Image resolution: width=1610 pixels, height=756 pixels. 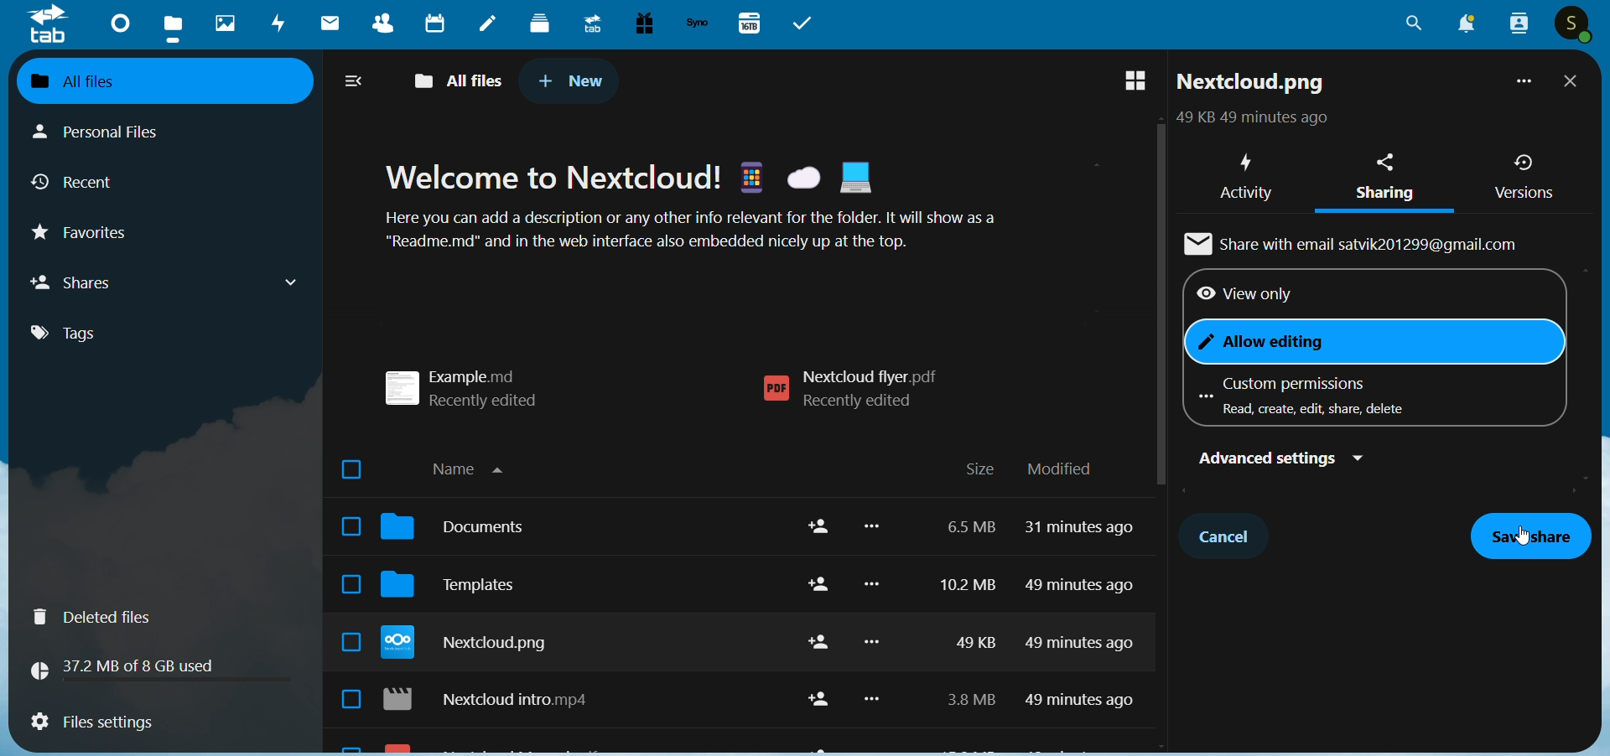 I want to click on nextcloud png, so click(x=1252, y=85).